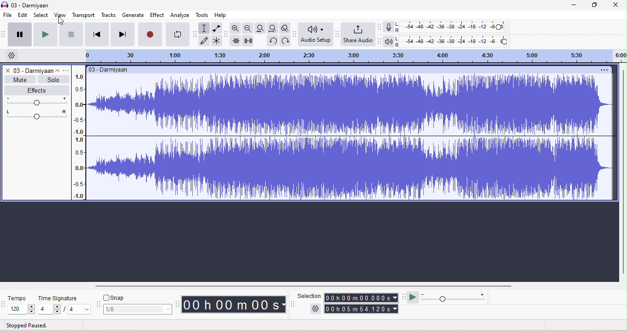 Image resolution: width=627 pixels, height=331 pixels. I want to click on transport, so click(84, 16).